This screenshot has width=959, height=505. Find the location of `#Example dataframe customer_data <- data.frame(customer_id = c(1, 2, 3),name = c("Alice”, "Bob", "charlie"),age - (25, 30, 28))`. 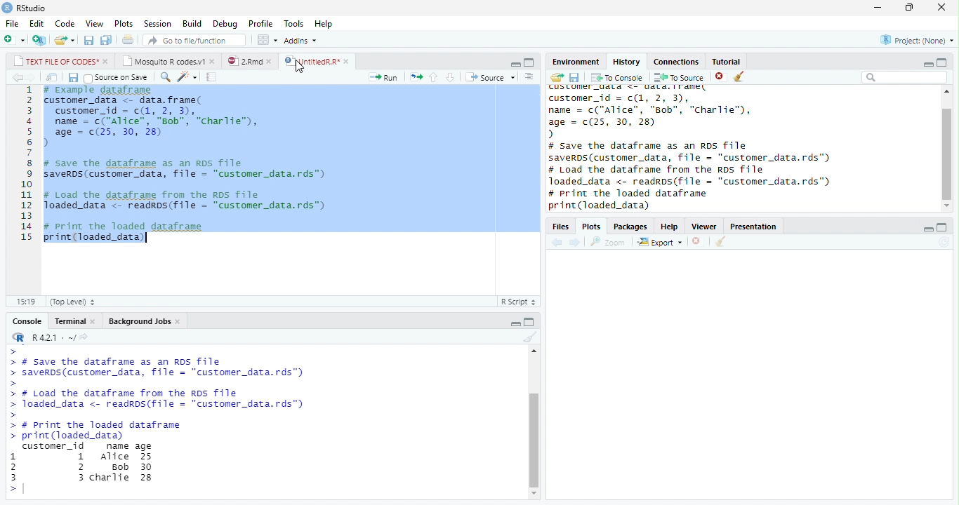

#Example dataframe customer_data <- data.frame(customer_id = c(1, 2, 3),name = c("Alice”, "Bob", "charlie"),age - (25, 30, 28)) is located at coordinates (157, 117).